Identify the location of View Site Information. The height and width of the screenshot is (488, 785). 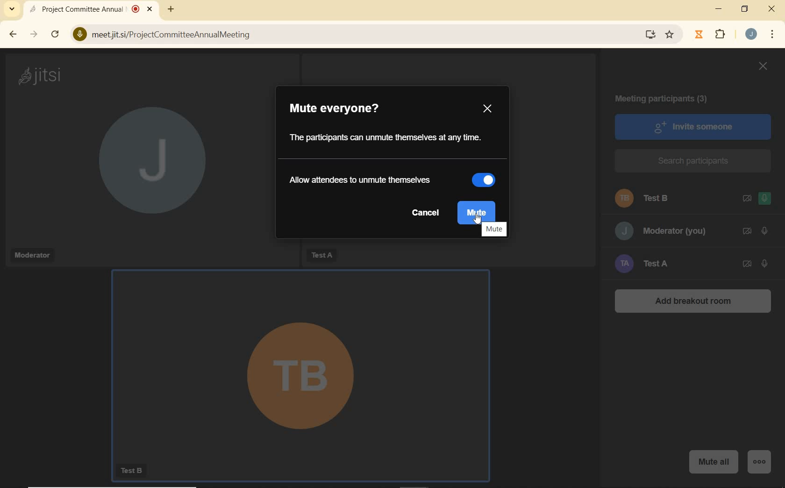
(78, 35).